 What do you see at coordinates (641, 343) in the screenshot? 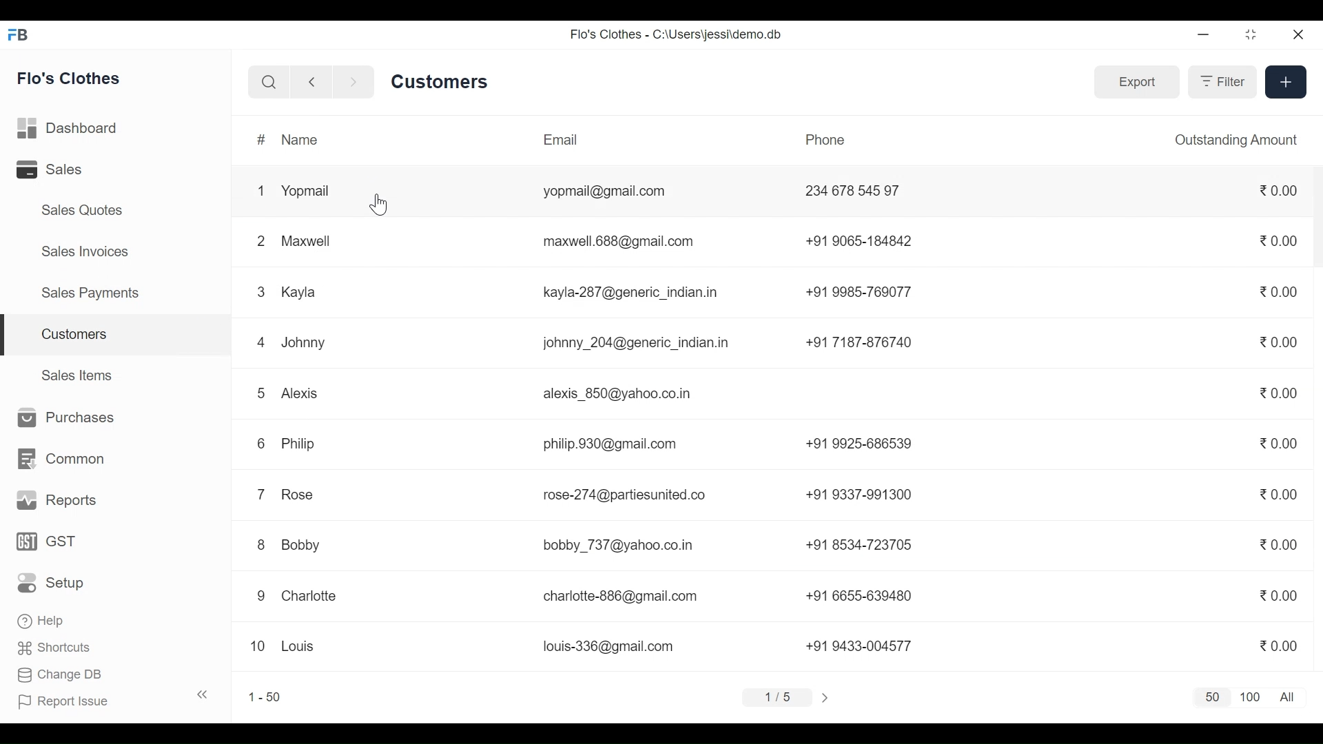
I see `johnny_204@generic_indian.in` at bounding box center [641, 343].